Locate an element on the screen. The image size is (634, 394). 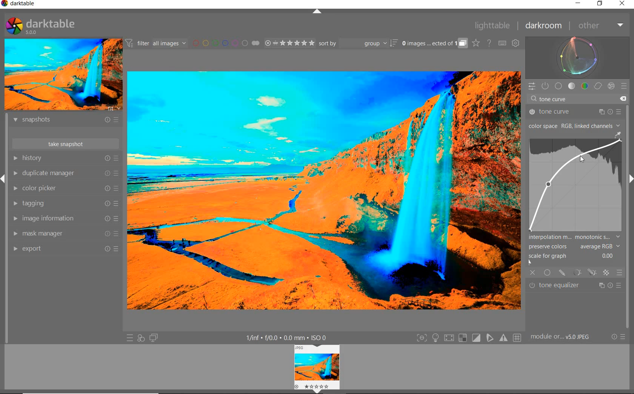
tone equalizer is located at coordinates (576, 285).